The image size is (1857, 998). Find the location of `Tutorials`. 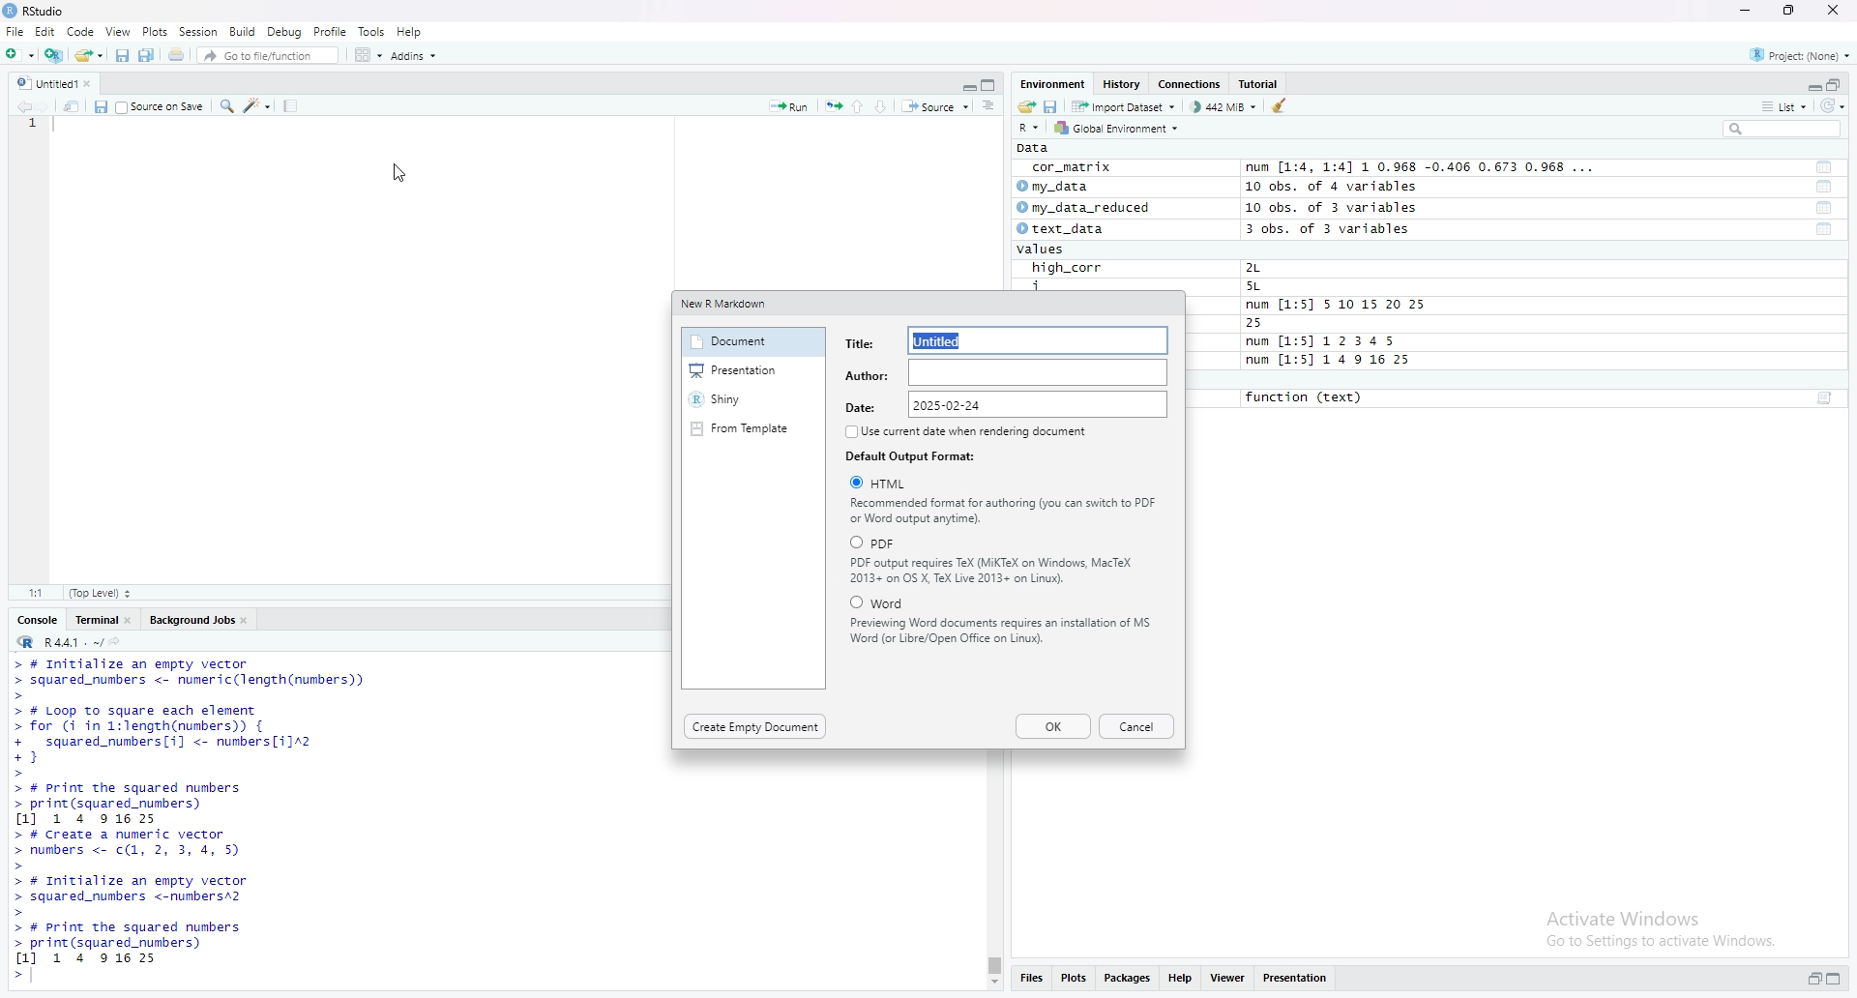

Tutorials is located at coordinates (1261, 82).